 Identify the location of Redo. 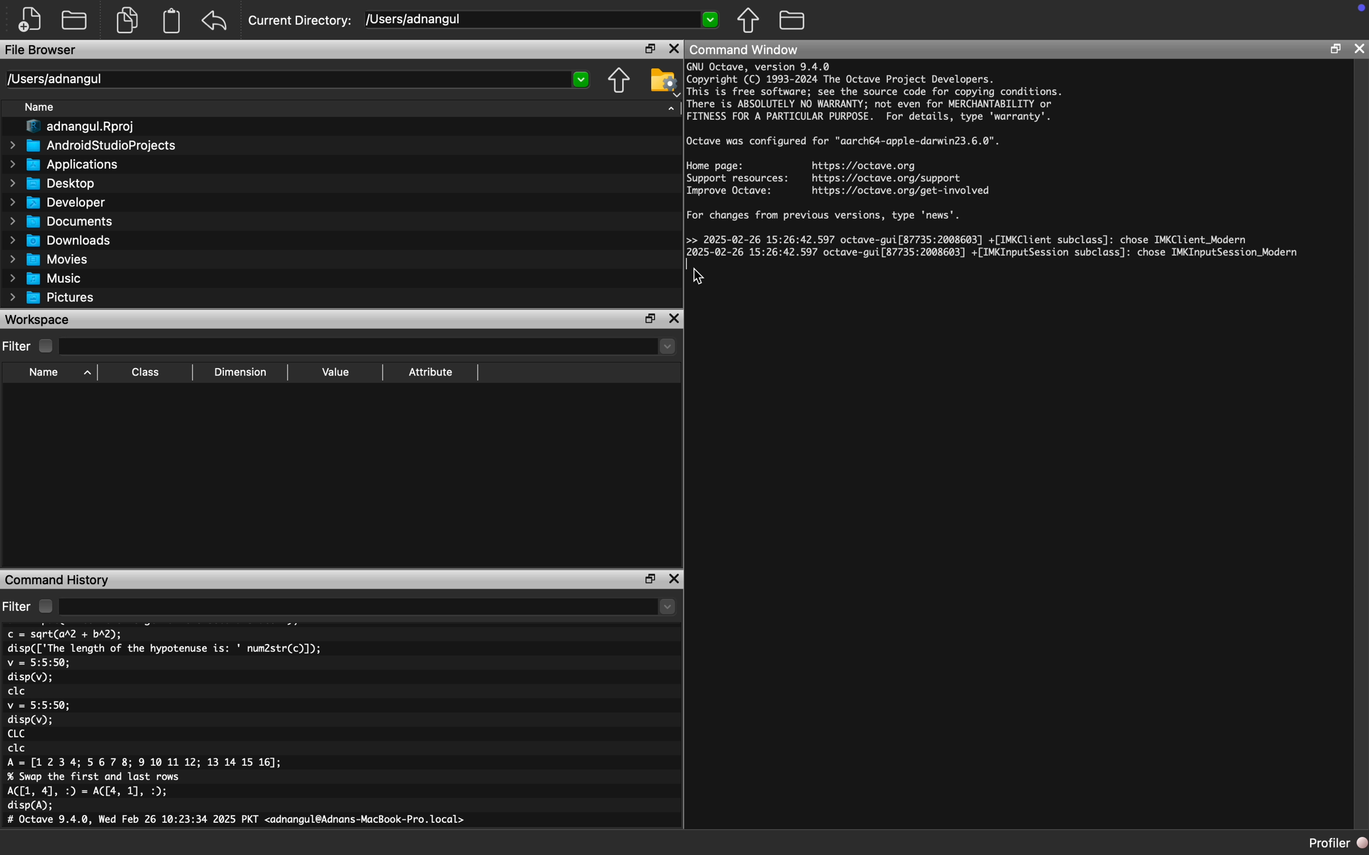
(216, 21).